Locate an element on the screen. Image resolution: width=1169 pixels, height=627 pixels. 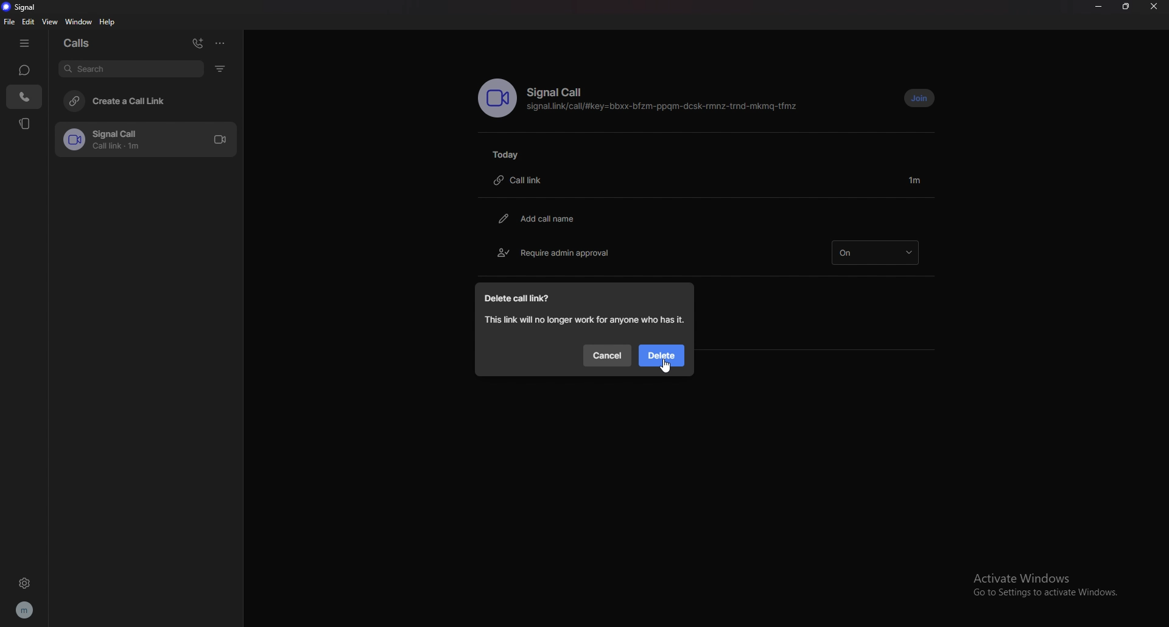
add call name is located at coordinates (542, 219).